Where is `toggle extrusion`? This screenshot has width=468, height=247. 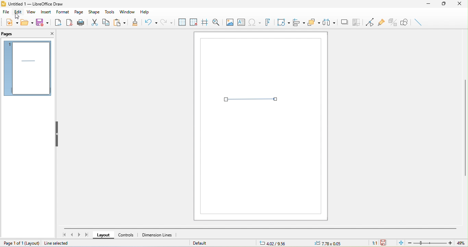 toggle extrusion is located at coordinates (393, 22).